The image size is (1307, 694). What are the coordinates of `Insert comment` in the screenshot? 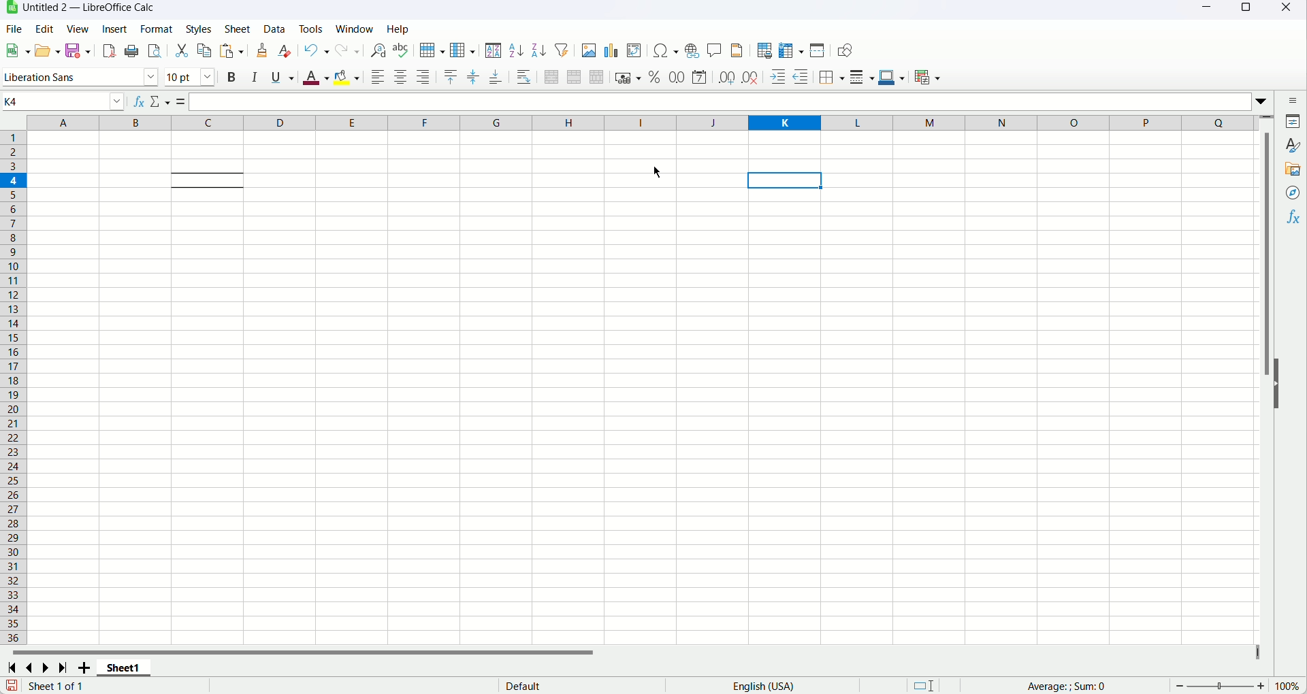 It's located at (714, 49).